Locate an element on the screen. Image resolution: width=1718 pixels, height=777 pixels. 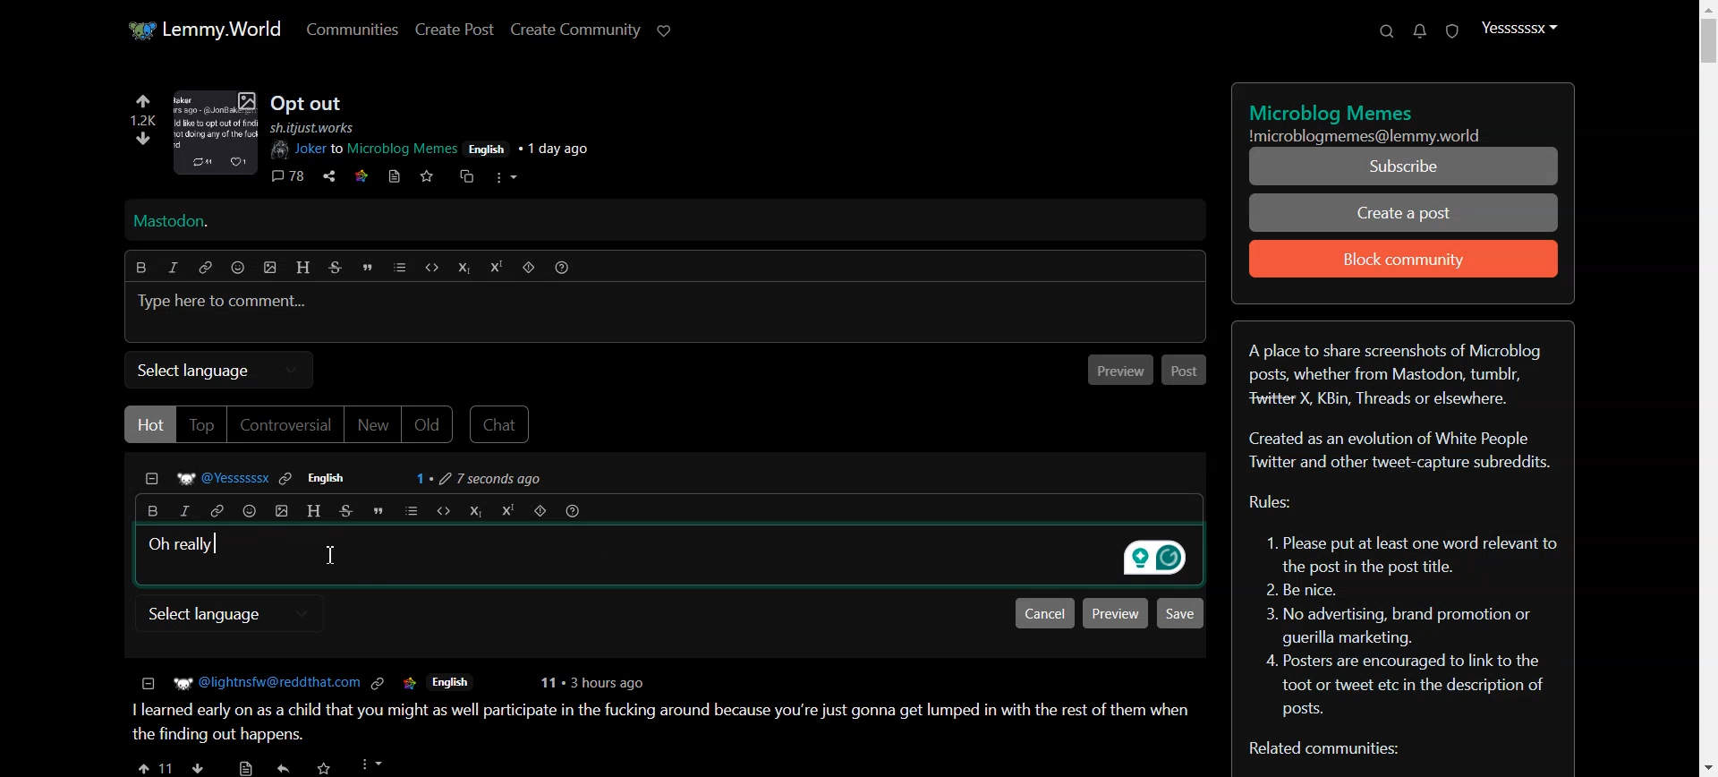
1.2k is located at coordinates (144, 119).